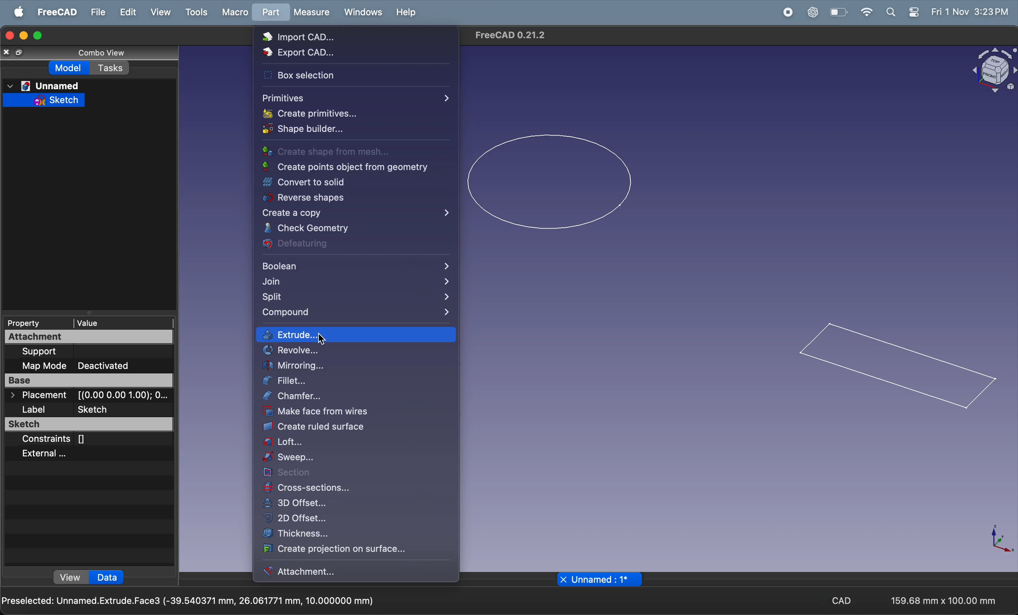  Describe the element at coordinates (354, 229) in the screenshot. I see `Check Geometry` at that location.